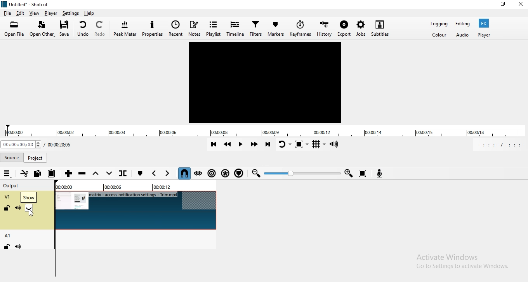  I want to click on Player, so click(51, 14).